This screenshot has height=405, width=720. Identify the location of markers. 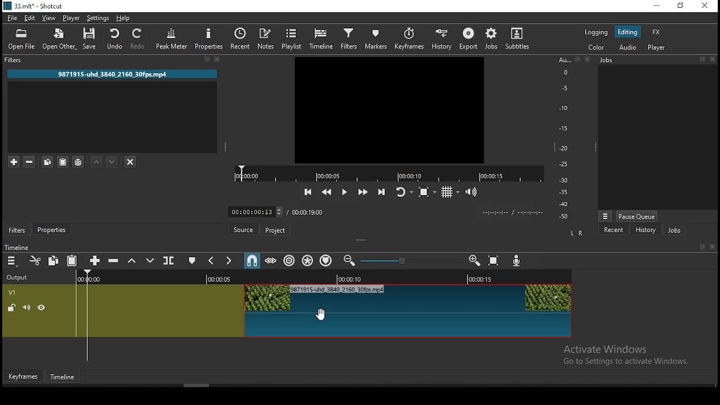
(377, 38).